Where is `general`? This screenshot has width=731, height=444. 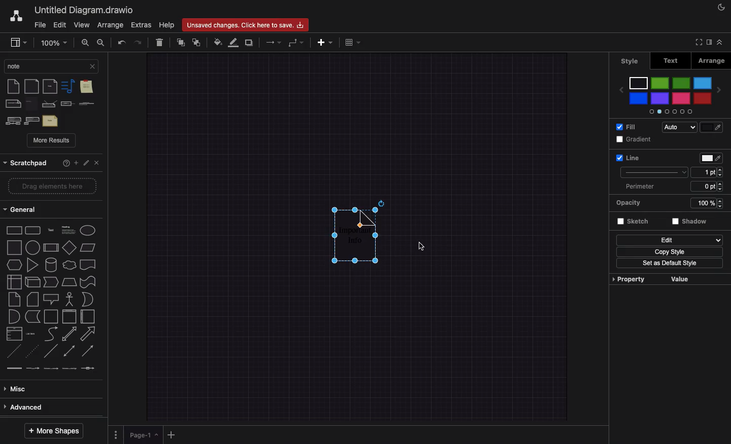
general is located at coordinates (48, 208).